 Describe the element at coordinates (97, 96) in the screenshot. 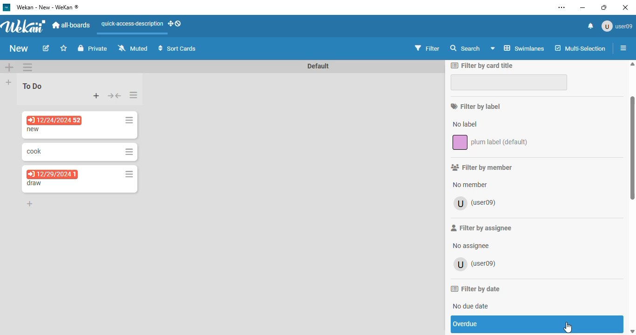

I see `add card to top of the list` at that location.